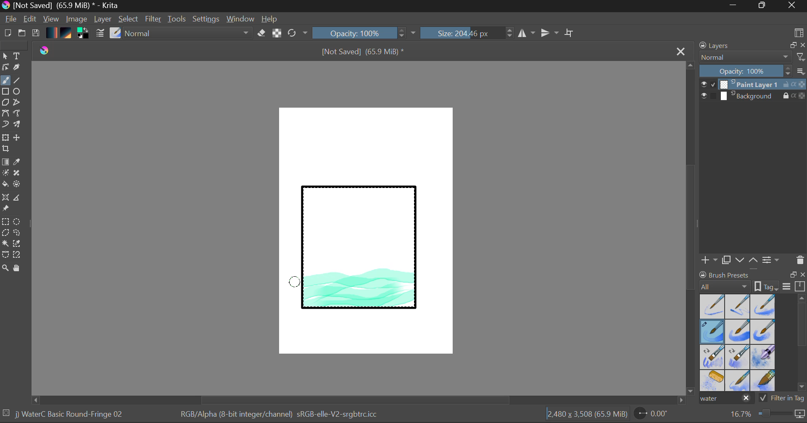 Image resolution: width=807 pixels, height=423 pixels. What do you see at coordinates (782, 399) in the screenshot?
I see `Filter in Tag Option` at bounding box center [782, 399].